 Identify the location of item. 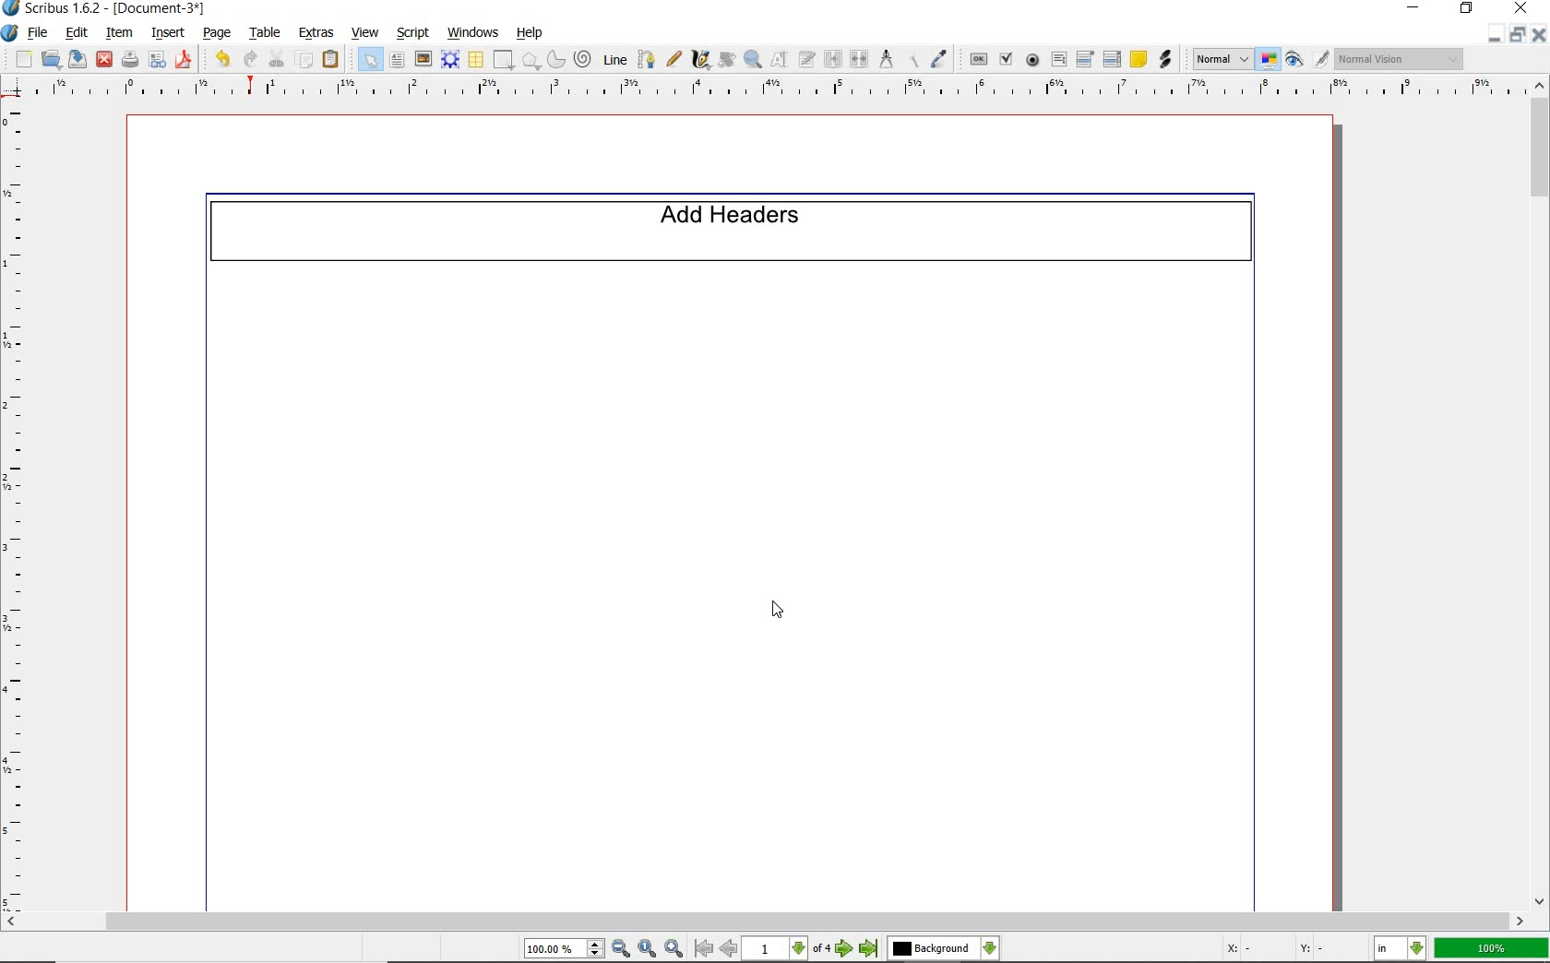
(119, 33).